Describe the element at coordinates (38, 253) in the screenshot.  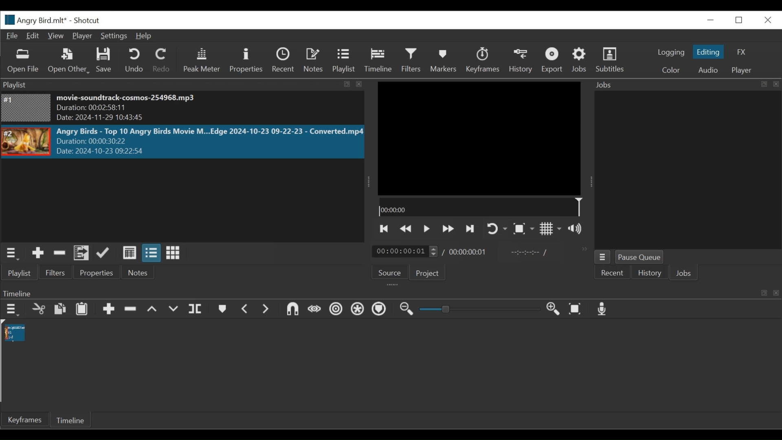
I see `Add the source to the playlist` at that location.